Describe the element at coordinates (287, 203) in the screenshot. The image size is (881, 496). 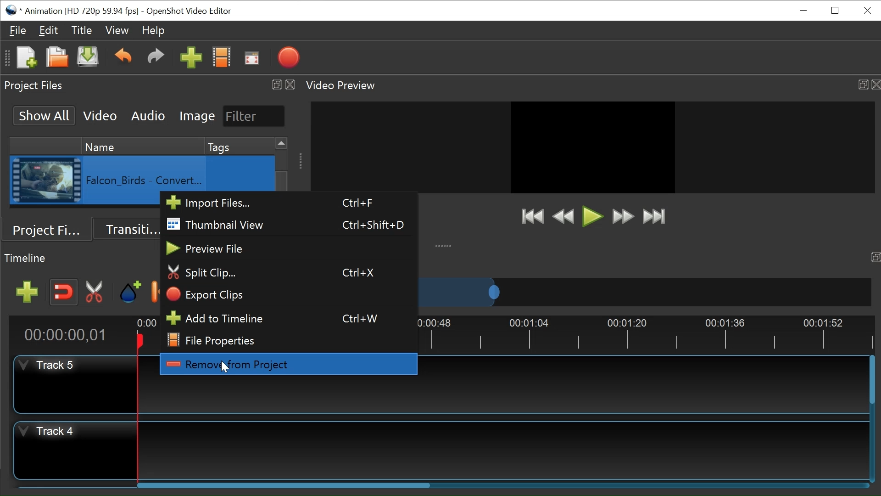
I see `Import Files` at that location.